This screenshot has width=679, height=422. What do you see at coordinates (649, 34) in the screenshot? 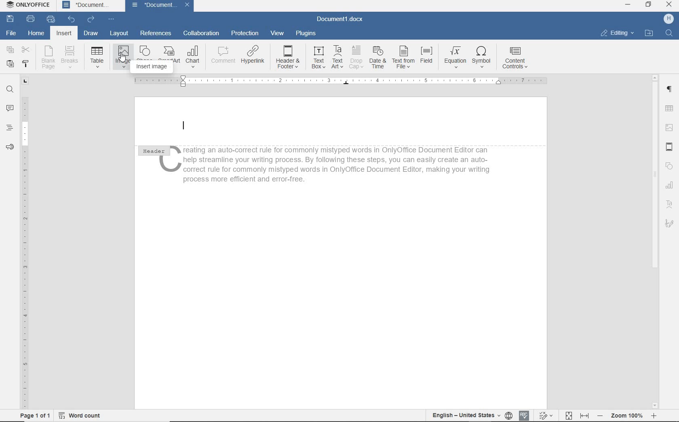
I see `OPEN FILE LOCTION` at bounding box center [649, 34].